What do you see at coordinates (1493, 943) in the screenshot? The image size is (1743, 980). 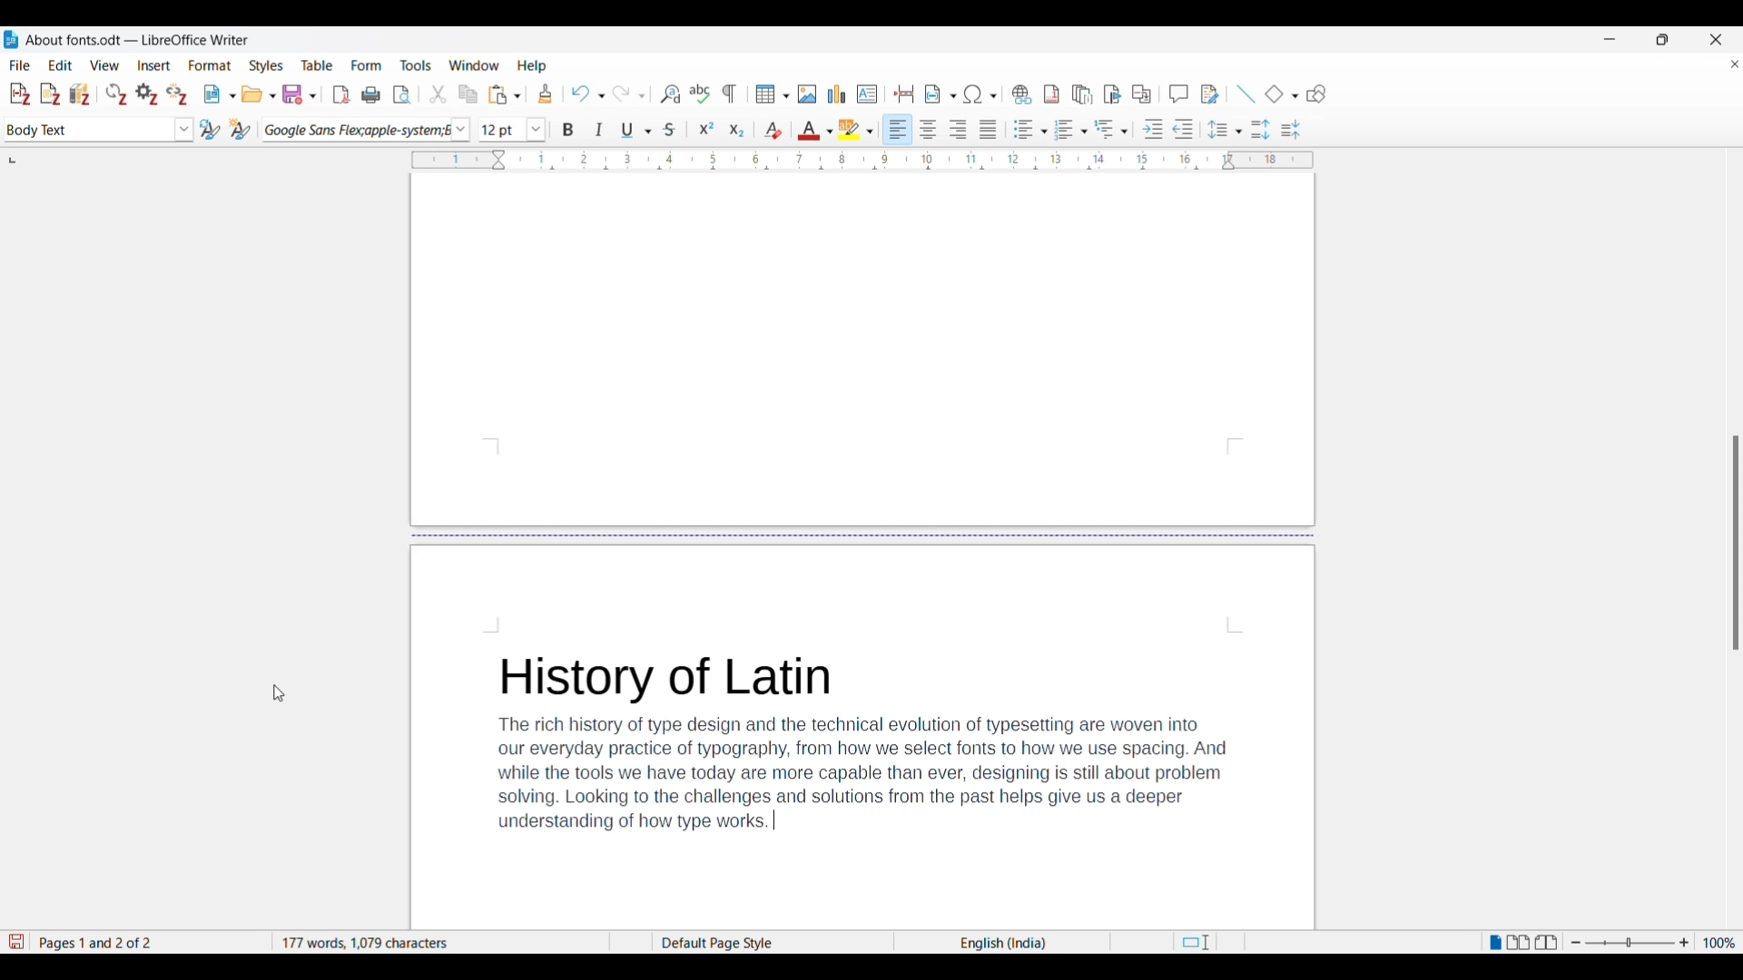 I see `Single page view` at bounding box center [1493, 943].